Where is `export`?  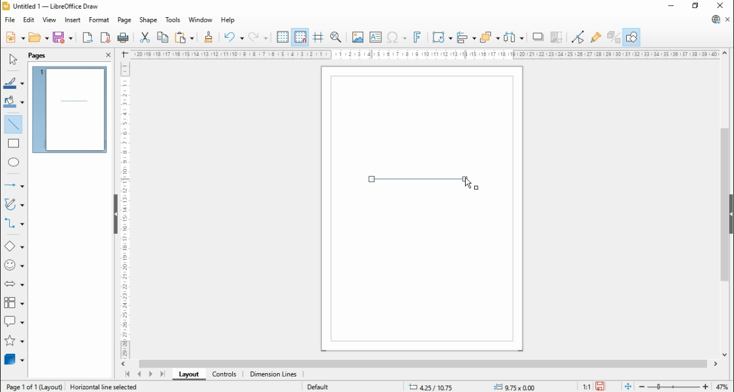
export is located at coordinates (87, 37).